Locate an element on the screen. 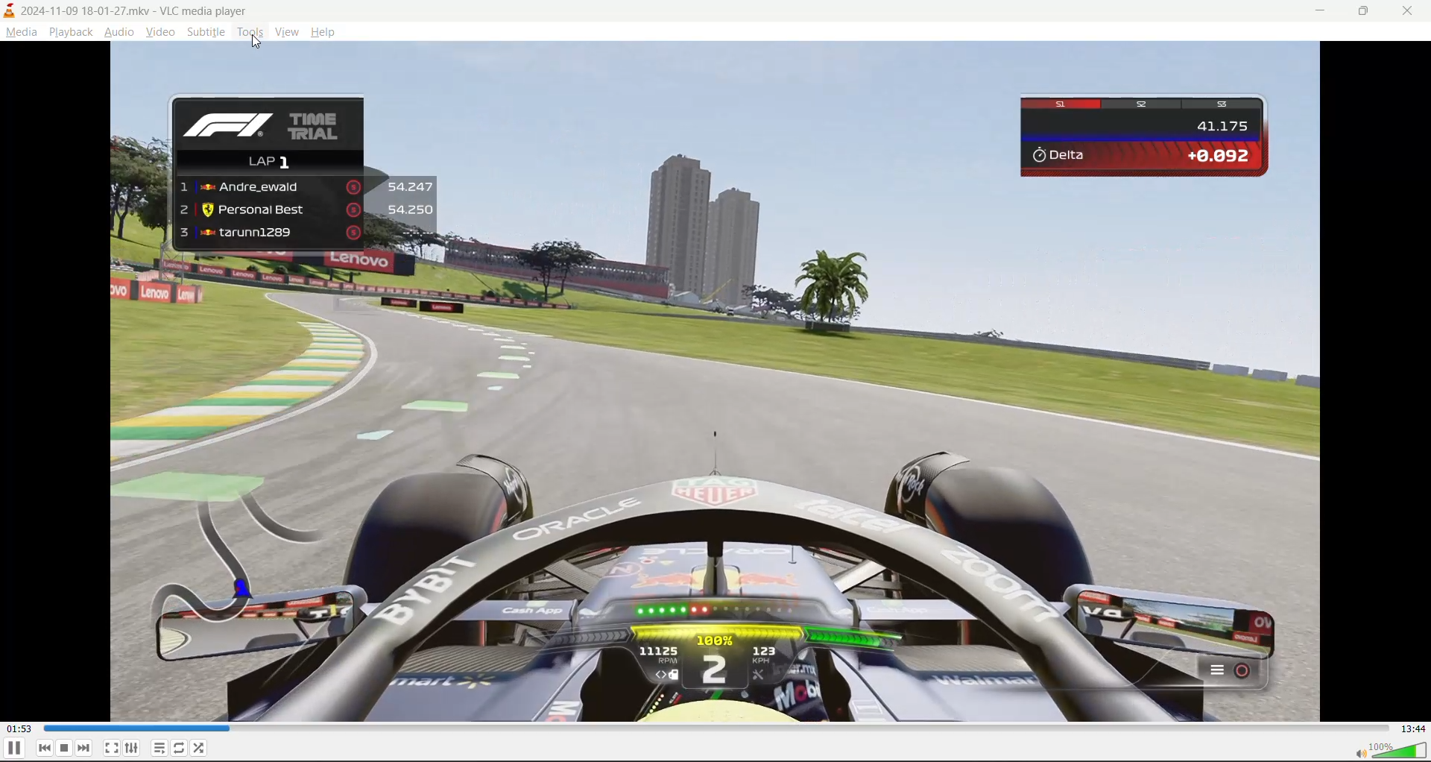 The width and height of the screenshot is (1431, 762). stop is located at coordinates (66, 748).